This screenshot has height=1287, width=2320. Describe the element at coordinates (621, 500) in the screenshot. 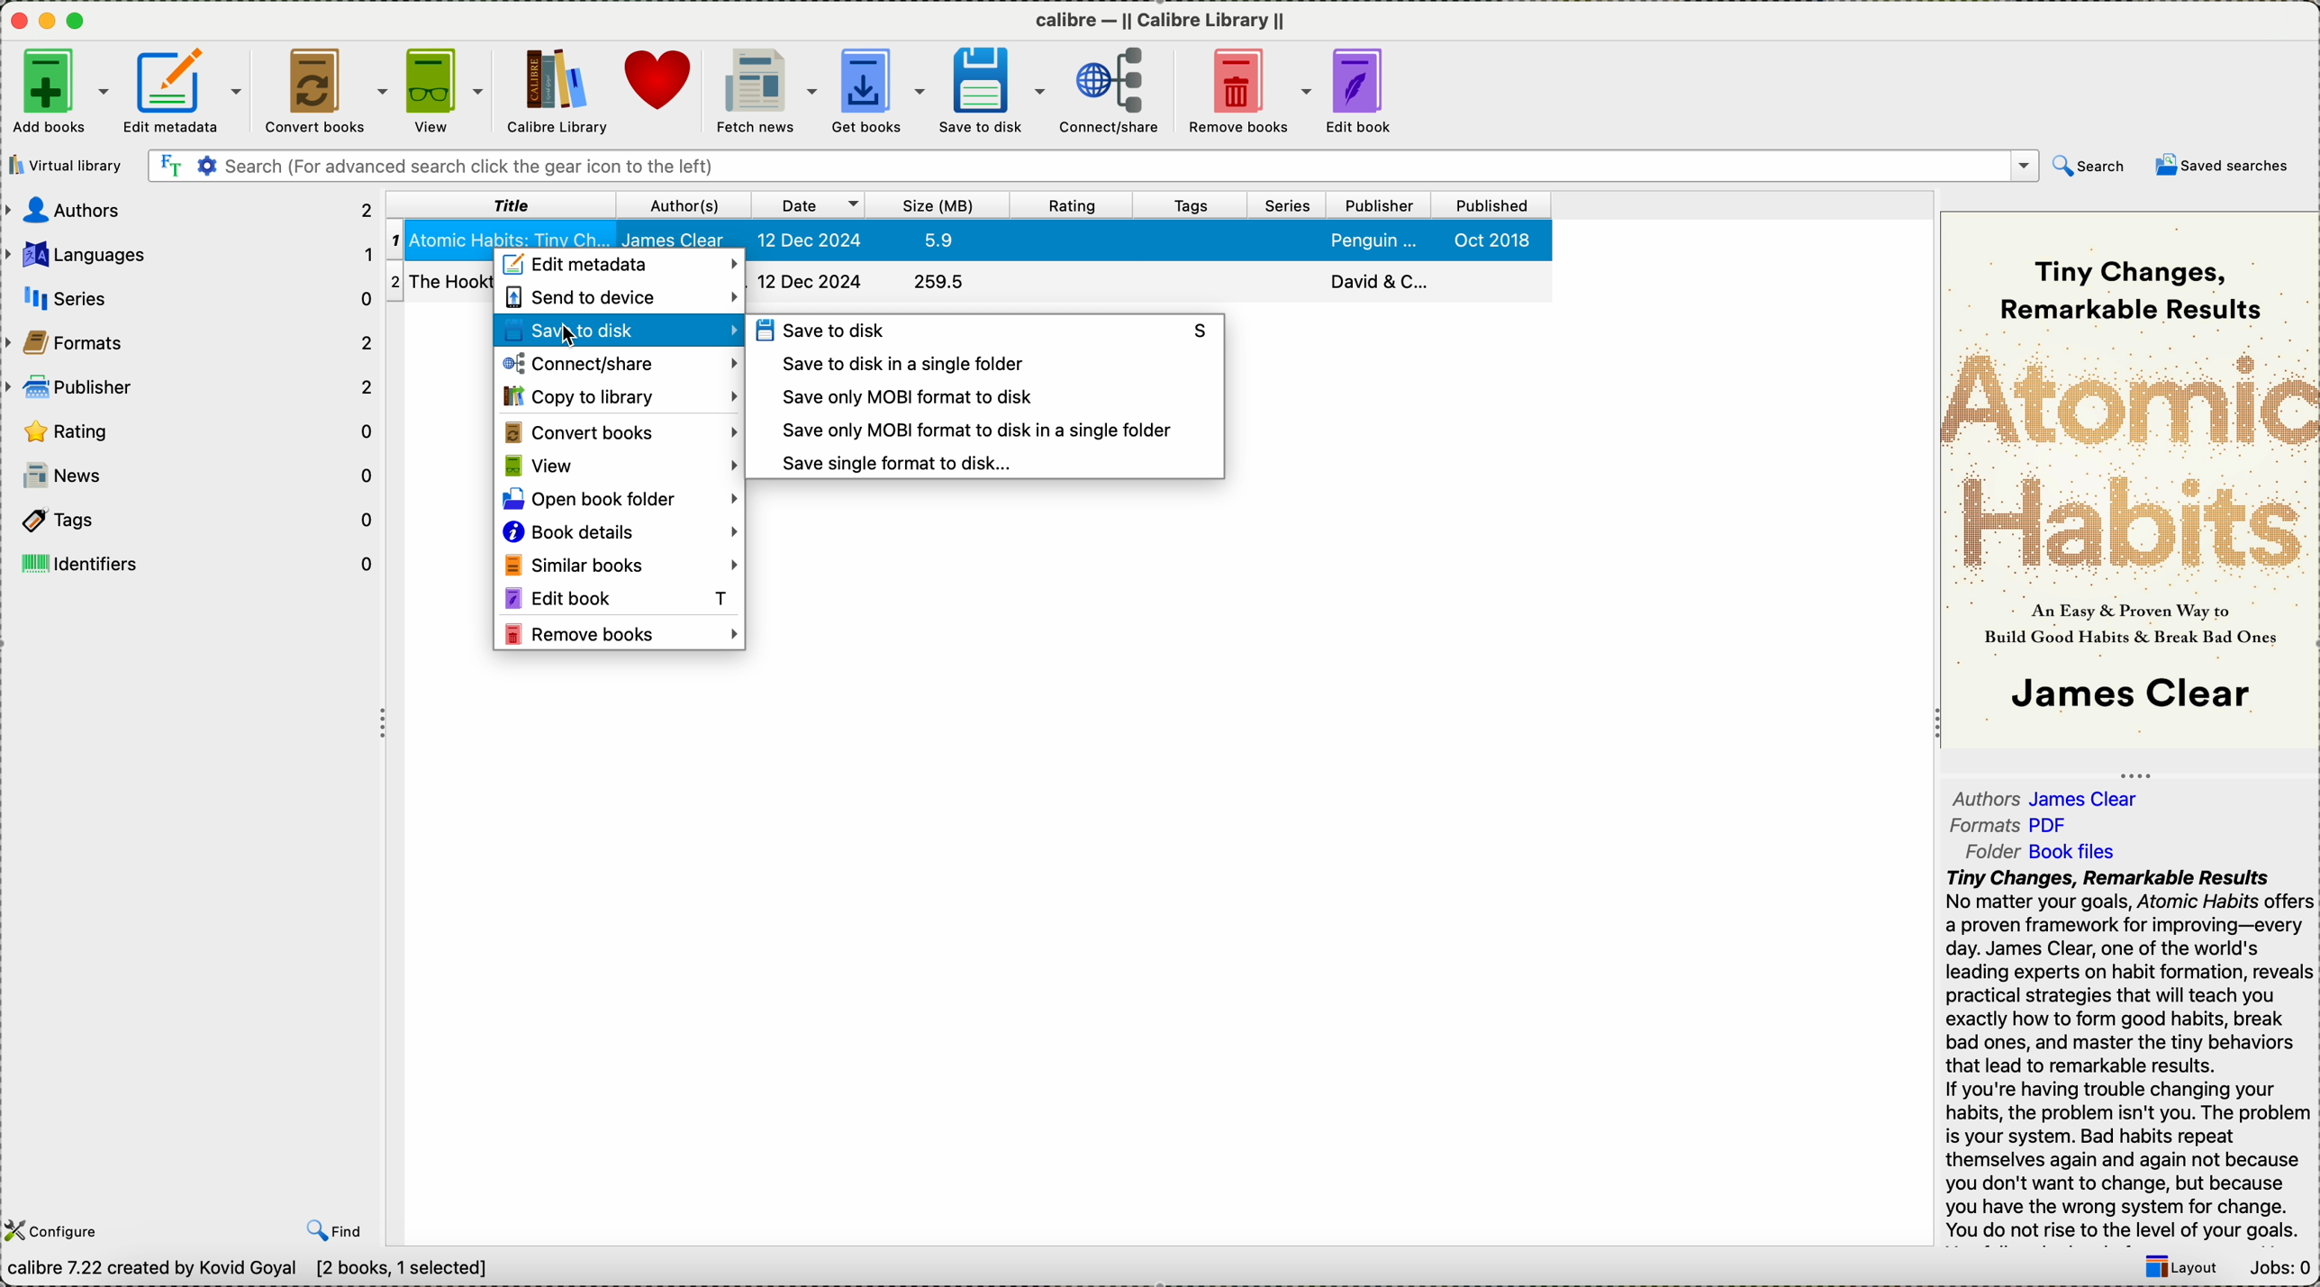

I see `open book folder` at that location.